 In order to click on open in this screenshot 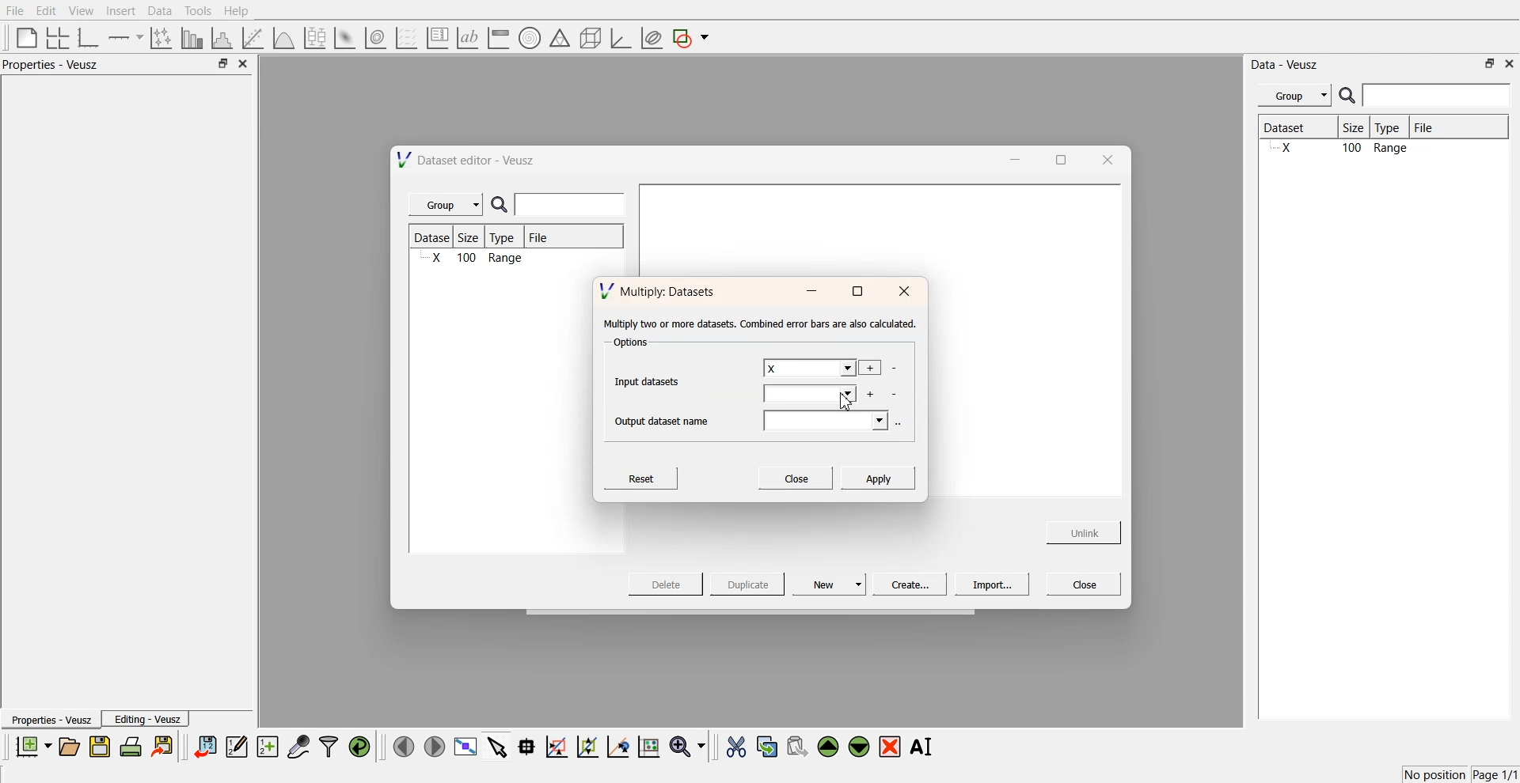, I will do `click(69, 747)`.